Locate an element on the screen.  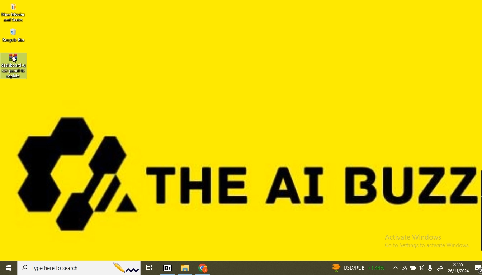
search bar is located at coordinates (80, 268).